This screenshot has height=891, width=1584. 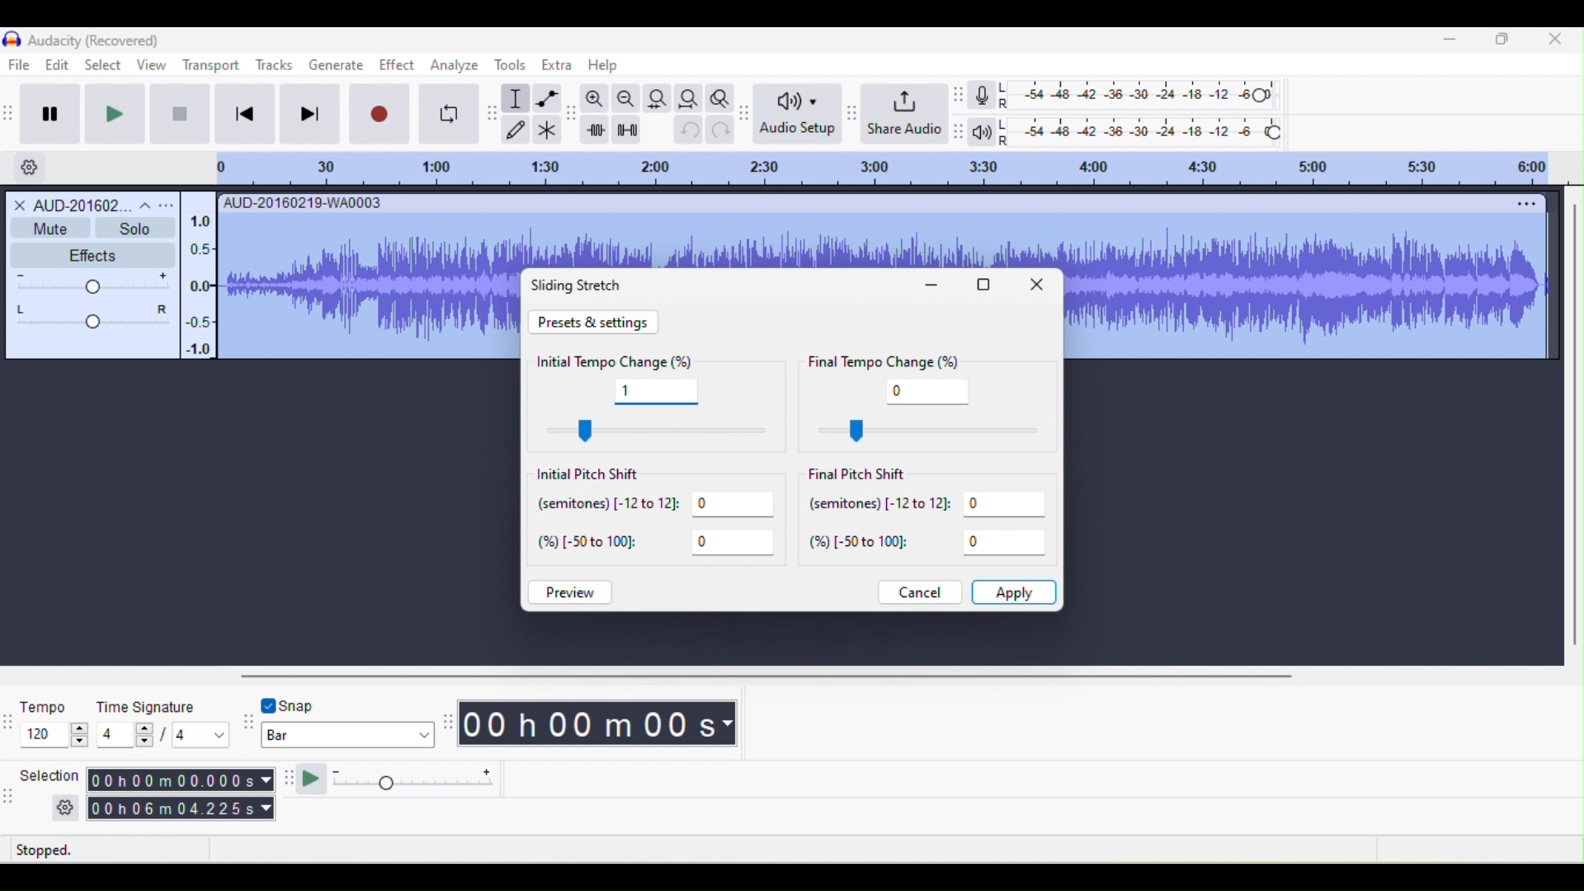 I want to click on undo, so click(x=686, y=134).